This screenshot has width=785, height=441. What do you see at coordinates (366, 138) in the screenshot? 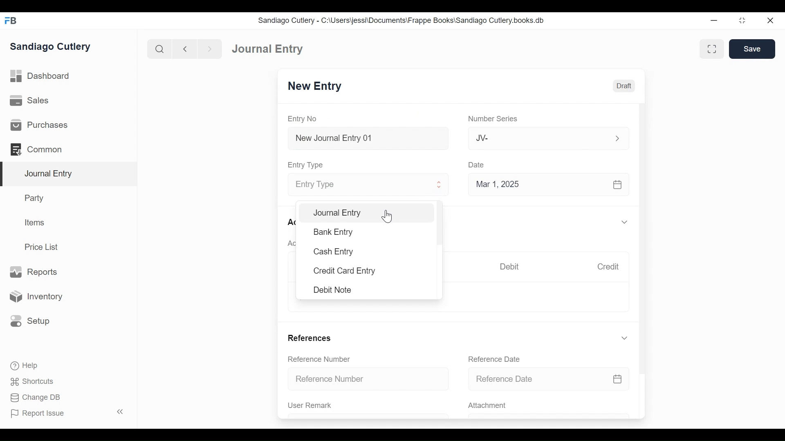
I see `New Journal Entry 01` at bounding box center [366, 138].